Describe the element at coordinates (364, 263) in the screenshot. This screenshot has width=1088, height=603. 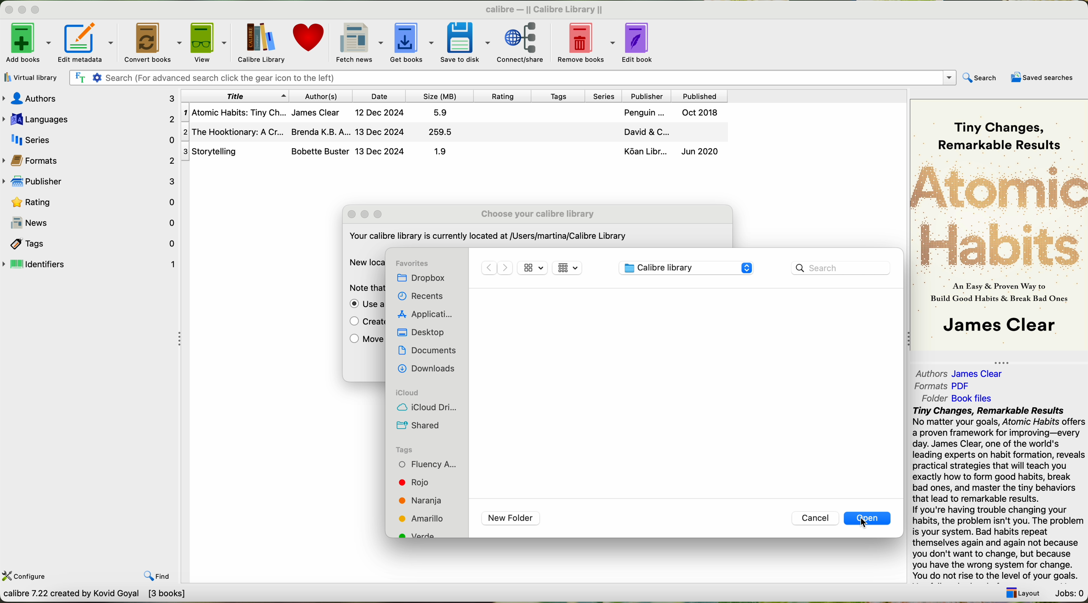
I see `New location:` at that location.